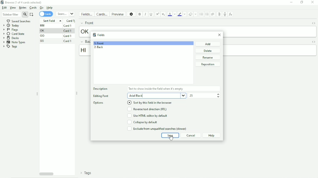 This screenshot has width=318, height=178. I want to click on Ordered list, so click(207, 14).